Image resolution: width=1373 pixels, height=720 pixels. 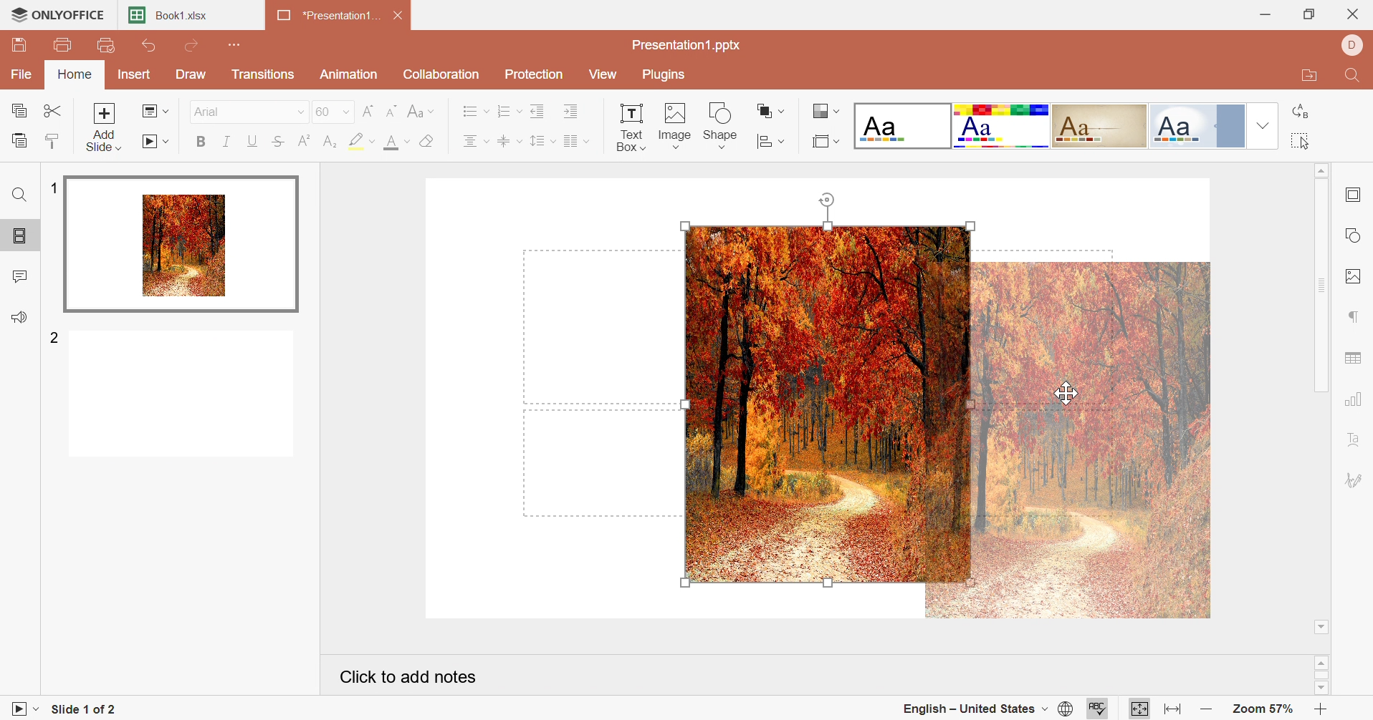 I want to click on Table settings, so click(x=1353, y=358).